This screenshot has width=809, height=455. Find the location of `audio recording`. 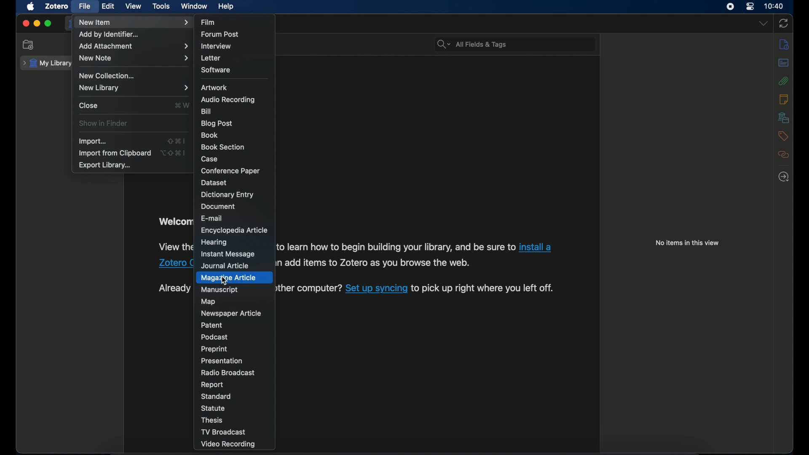

audio recording is located at coordinates (228, 99).